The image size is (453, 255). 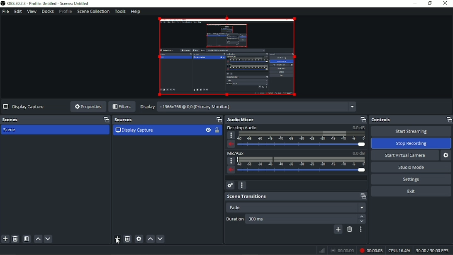 I want to click on Scene, so click(x=17, y=130).